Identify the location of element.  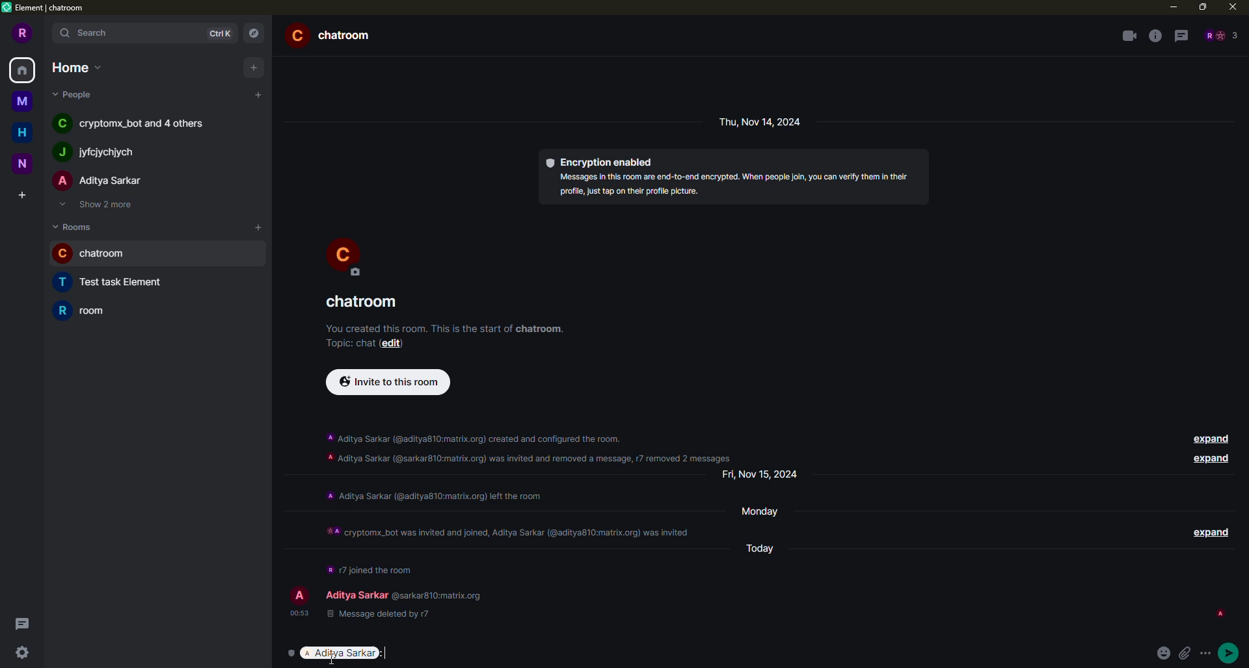
(47, 9).